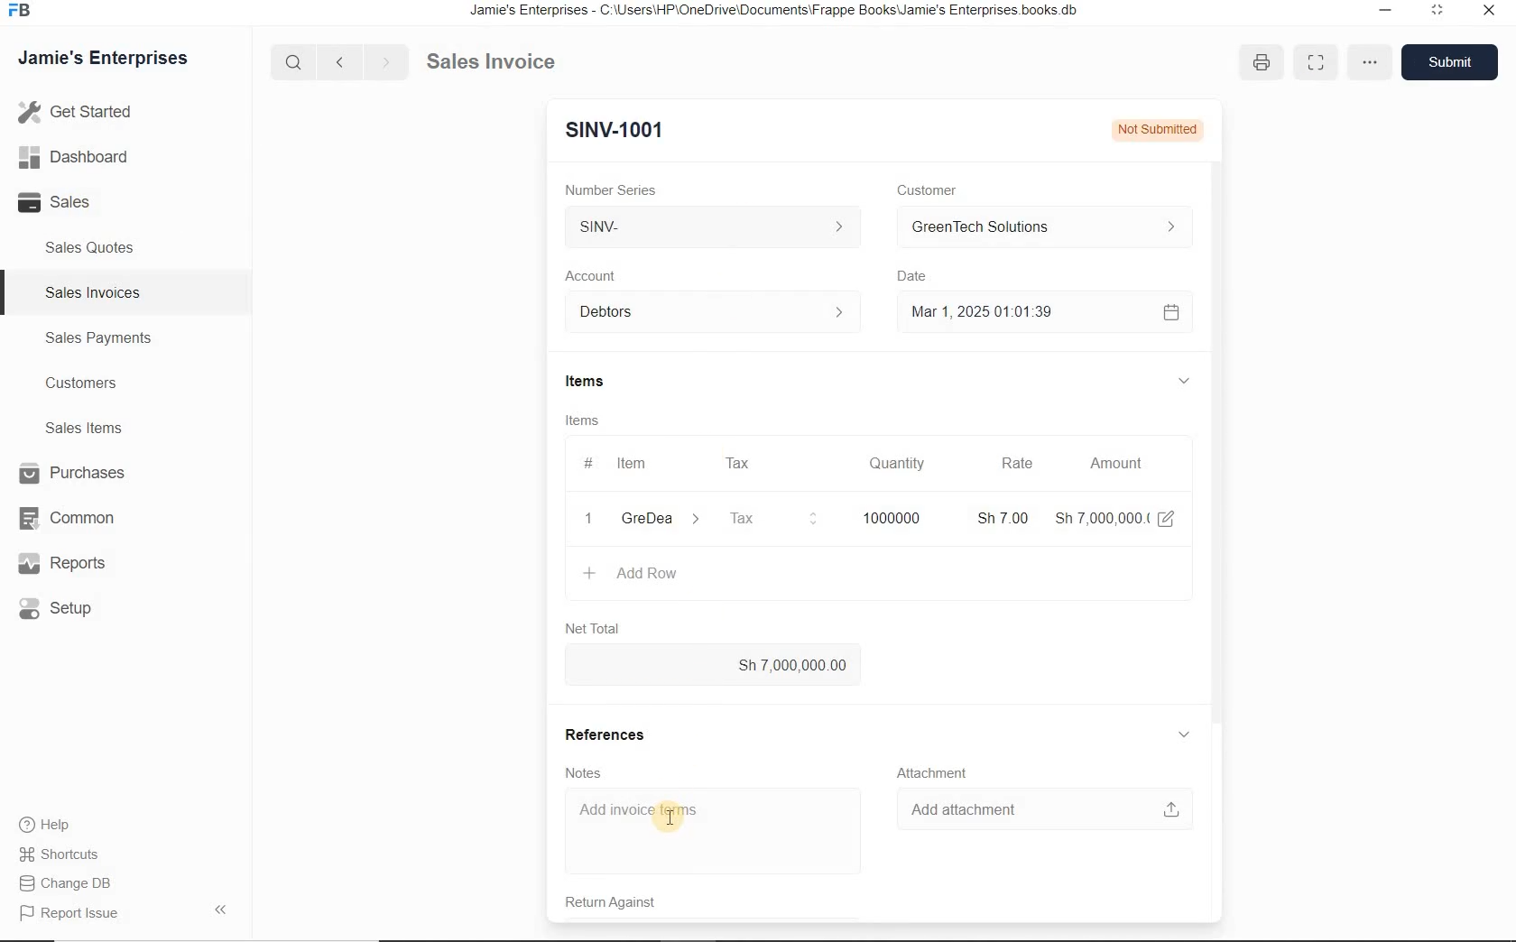  What do you see at coordinates (999, 517) in the screenshot?
I see `Sh 7.00` at bounding box center [999, 517].